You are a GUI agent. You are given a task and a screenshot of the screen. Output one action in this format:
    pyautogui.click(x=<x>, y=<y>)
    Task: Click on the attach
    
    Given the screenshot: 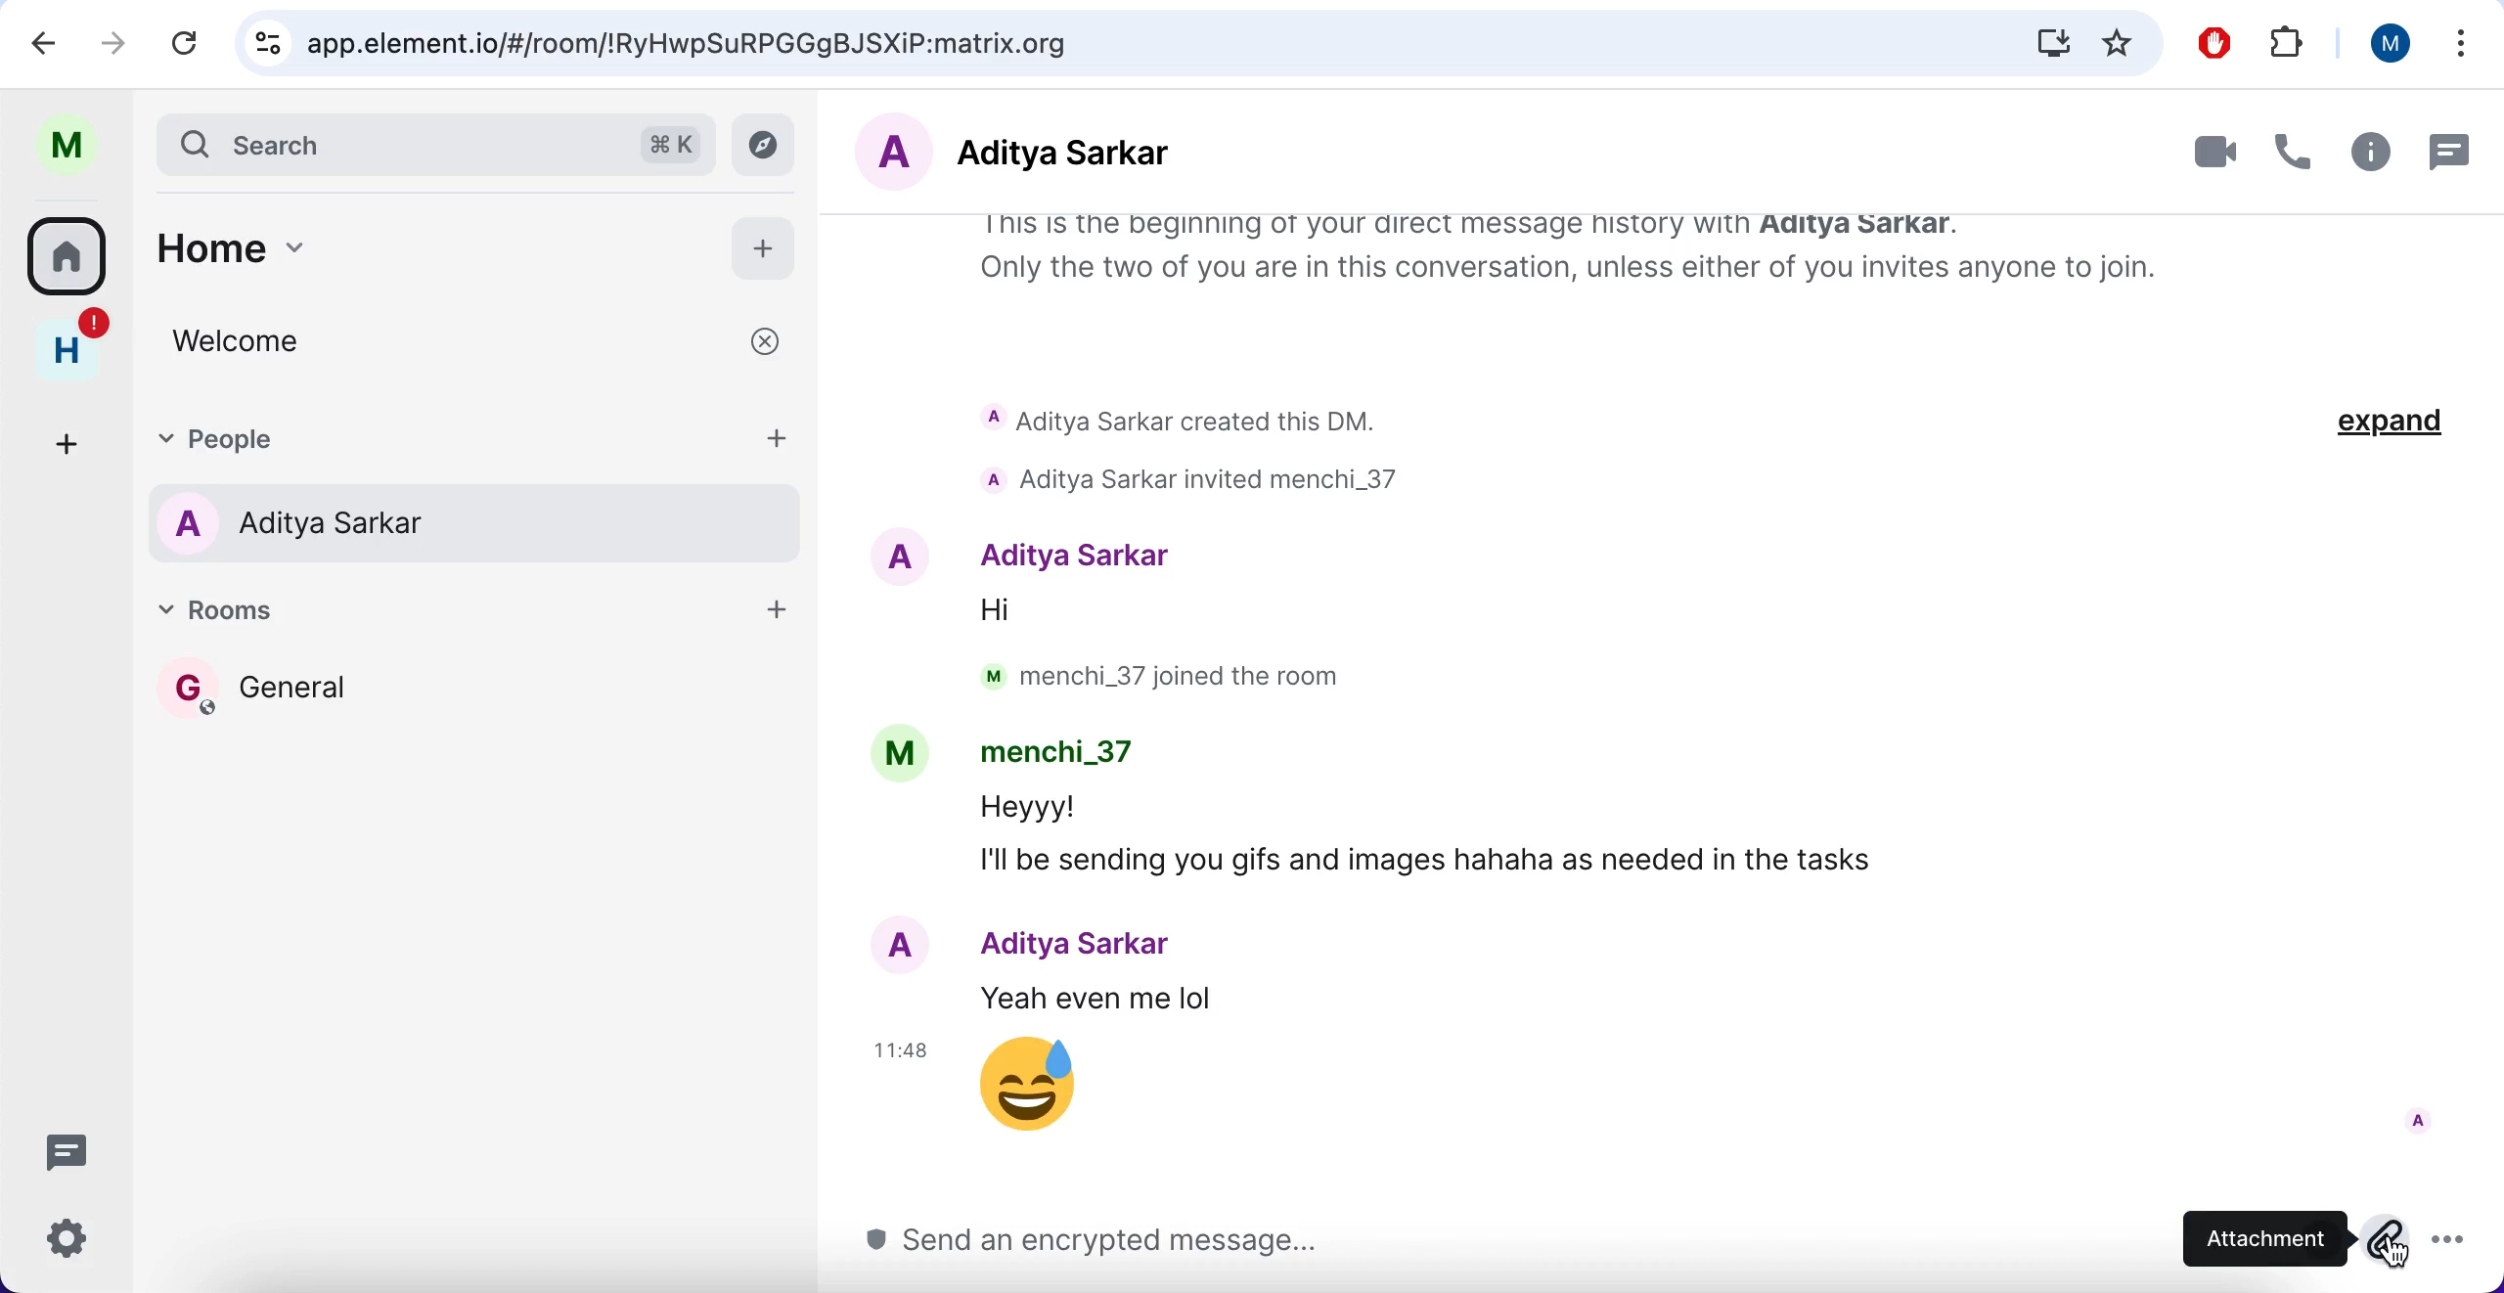 What is the action you would take?
    pyautogui.click(x=2385, y=1234)
    